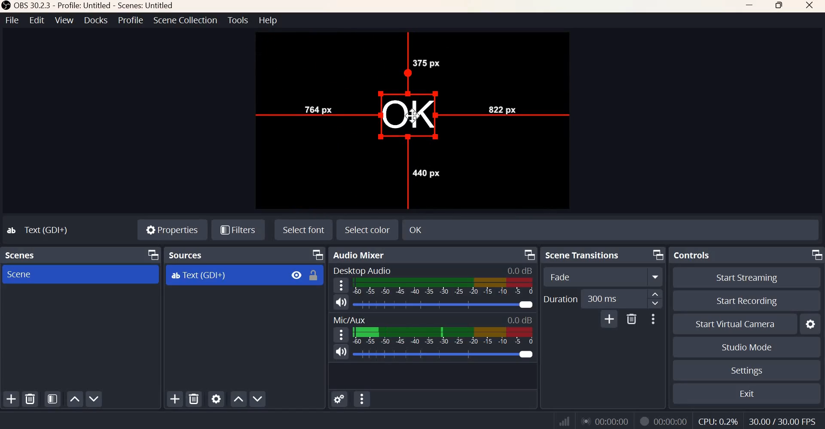  What do you see at coordinates (413, 116) in the screenshot?
I see `move cursor` at bounding box center [413, 116].